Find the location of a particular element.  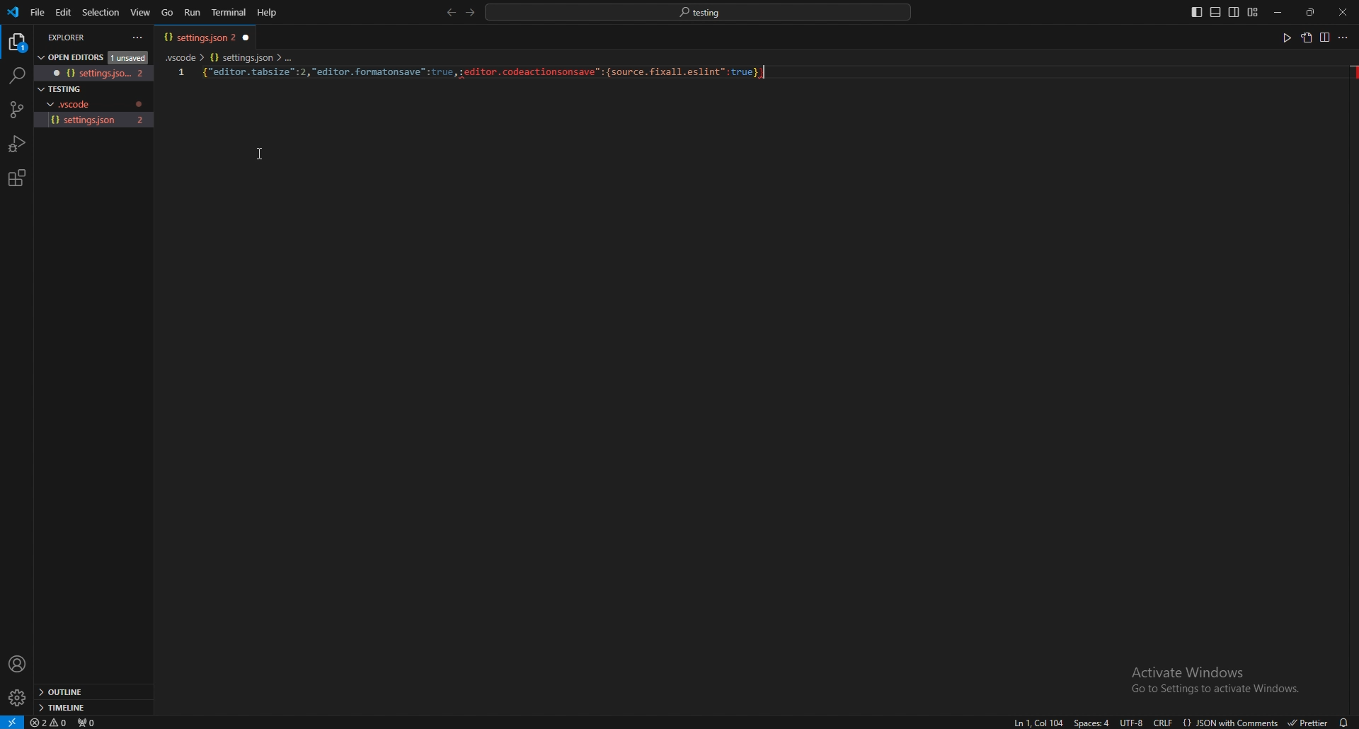

folder is located at coordinates (96, 103).